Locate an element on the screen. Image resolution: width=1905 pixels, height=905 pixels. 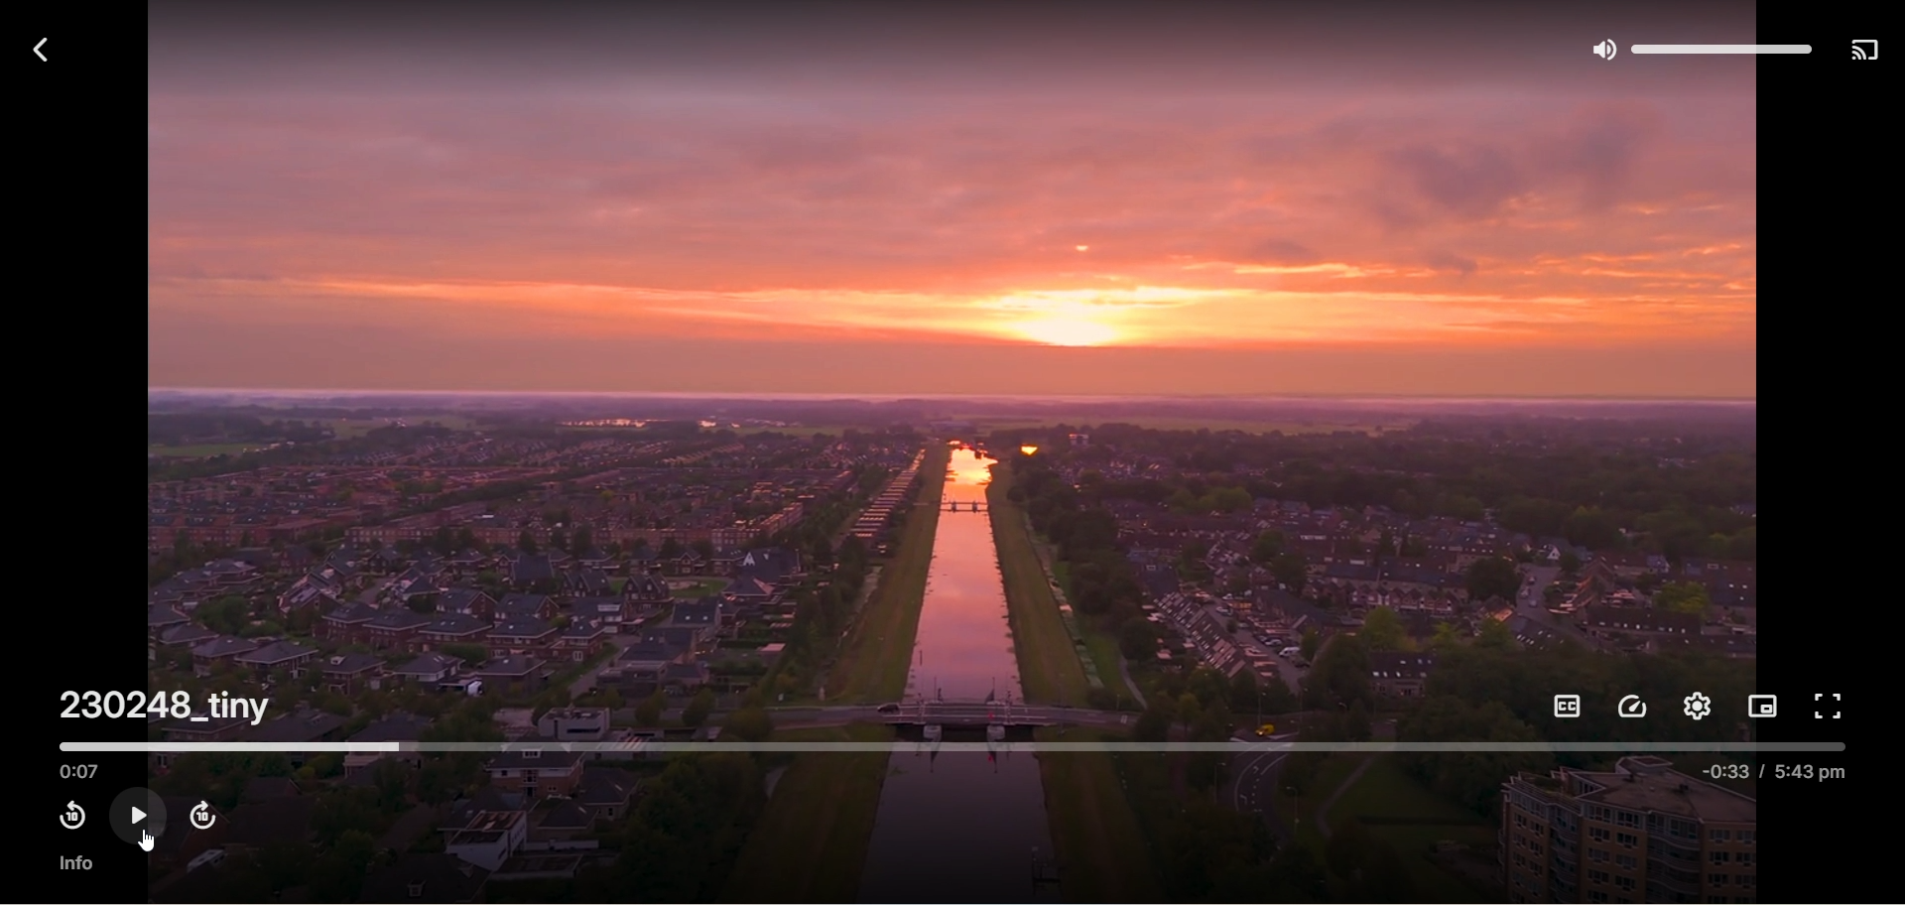
cursor is located at coordinates (148, 842).